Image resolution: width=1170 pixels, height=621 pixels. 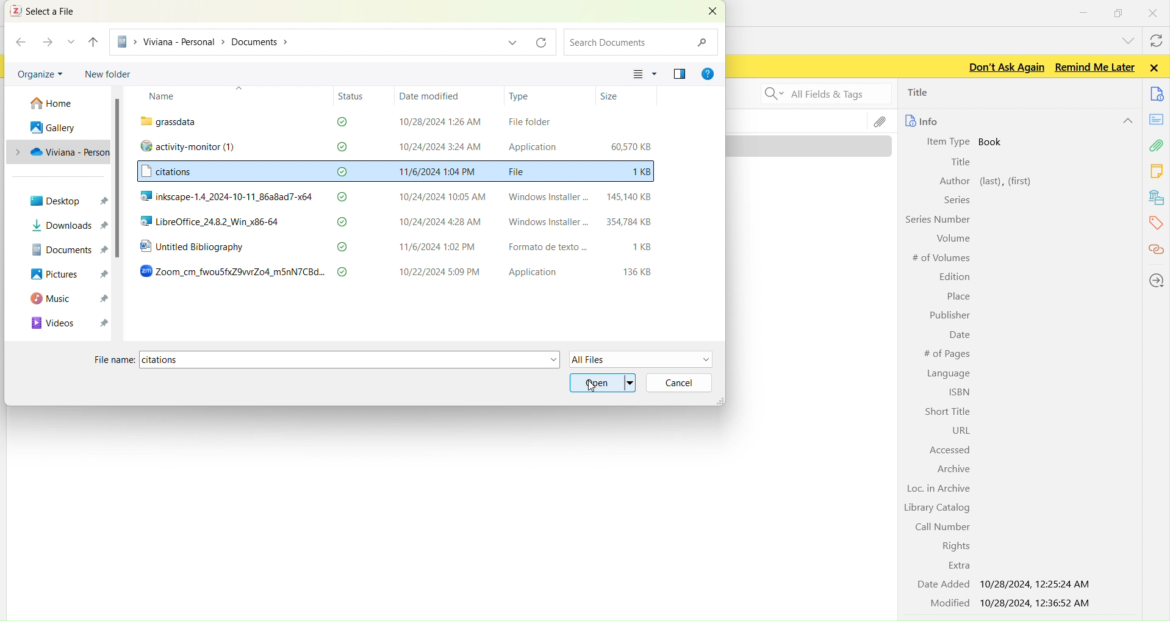 I want to click on new folder, so click(x=107, y=74).